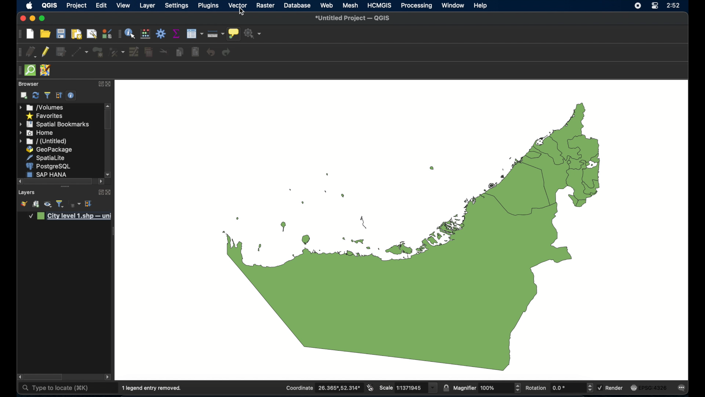 The width and height of the screenshot is (705, 397). I want to click on undo, so click(210, 52).